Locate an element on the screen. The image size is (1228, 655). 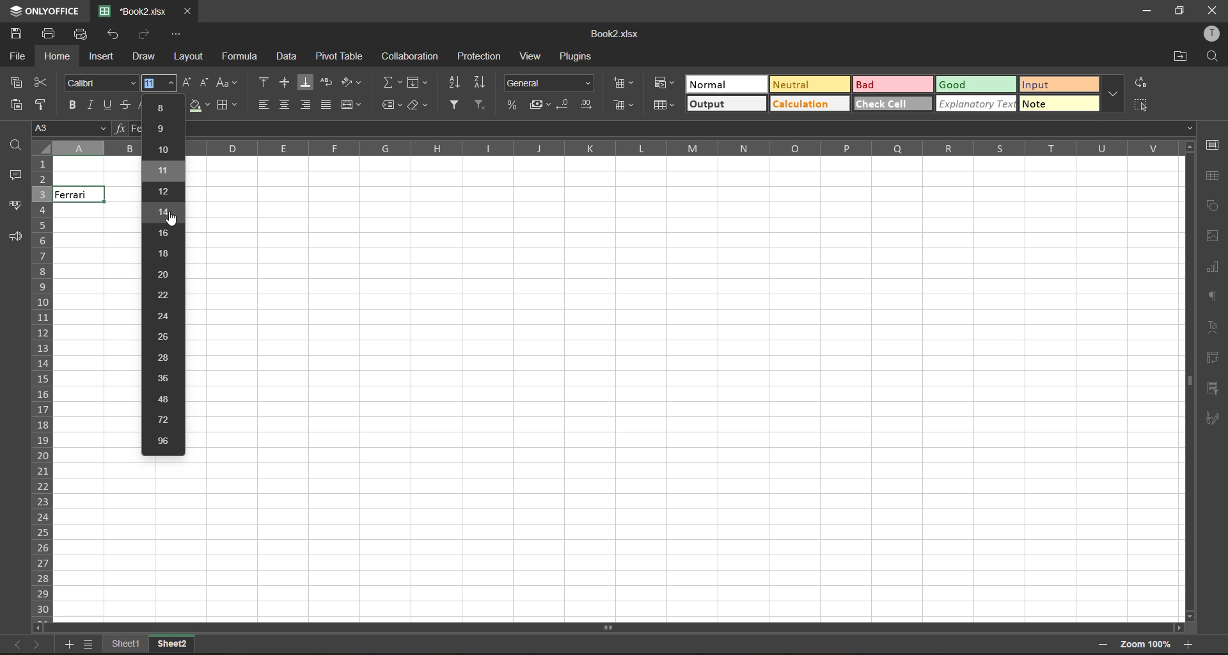
36 is located at coordinates (163, 378).